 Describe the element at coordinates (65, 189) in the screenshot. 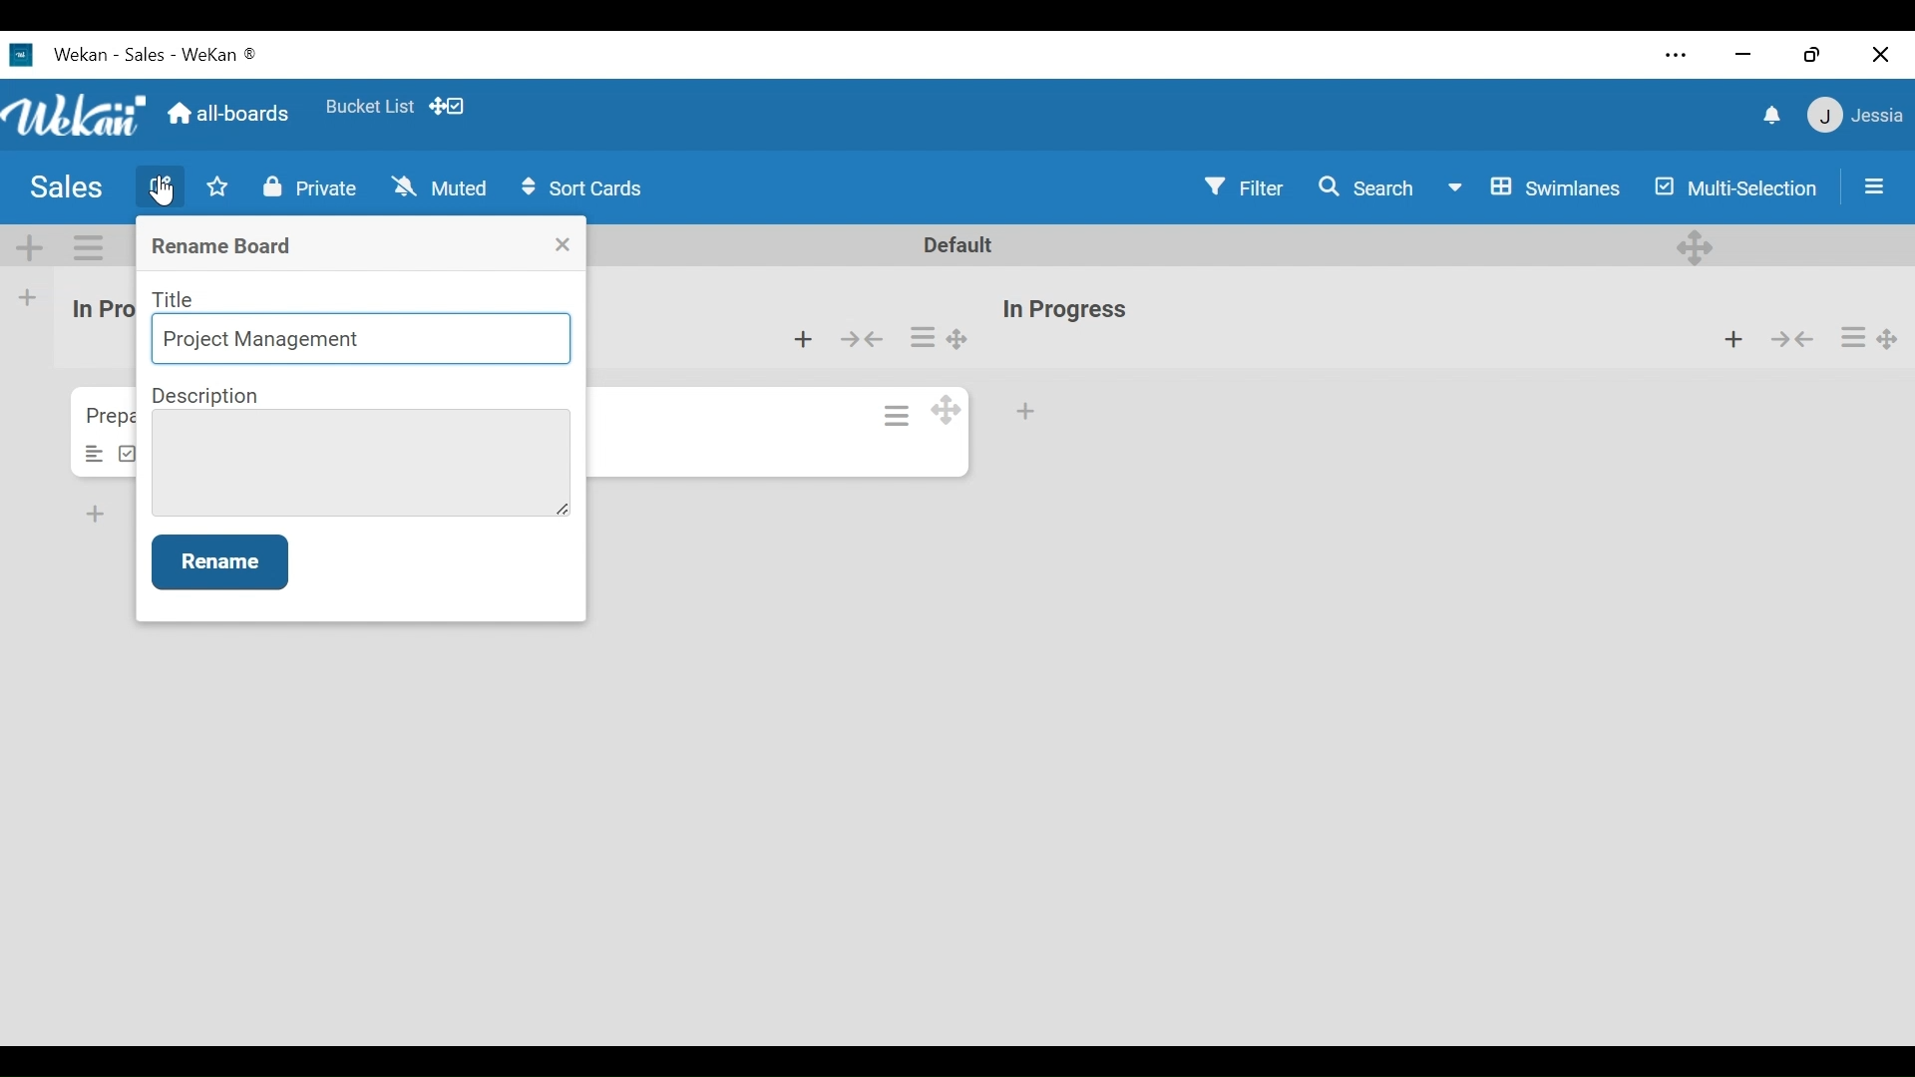

I see `Board Title` at that location.